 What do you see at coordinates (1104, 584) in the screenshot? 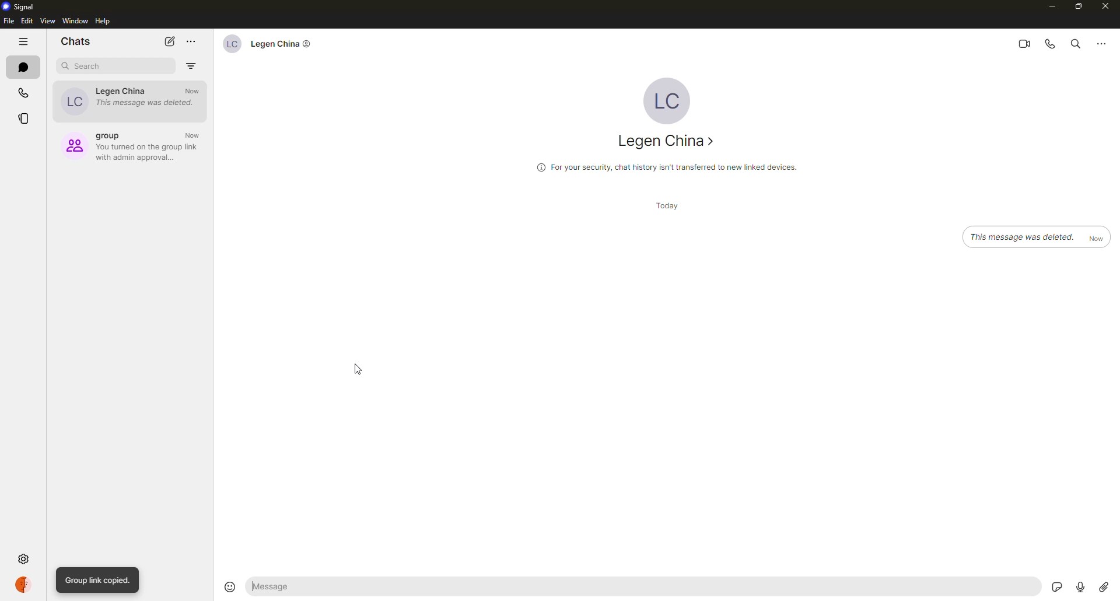
I see `attach` at bounding box center [1104, 584].